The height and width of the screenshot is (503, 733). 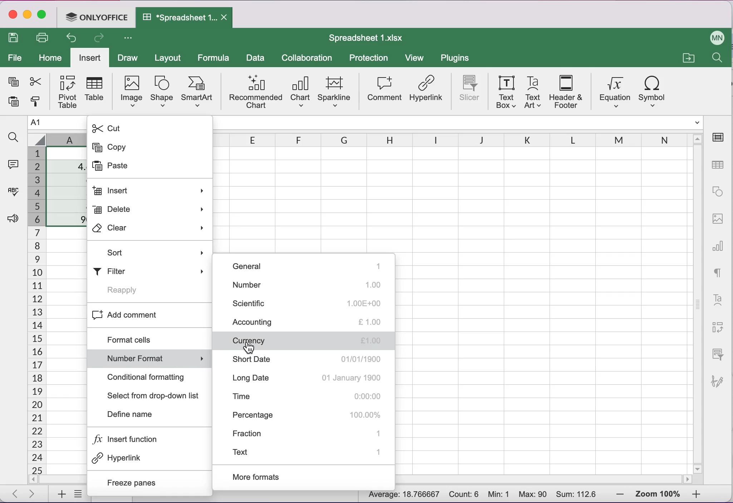 I want to click on Close, so click(x=227, y=17).